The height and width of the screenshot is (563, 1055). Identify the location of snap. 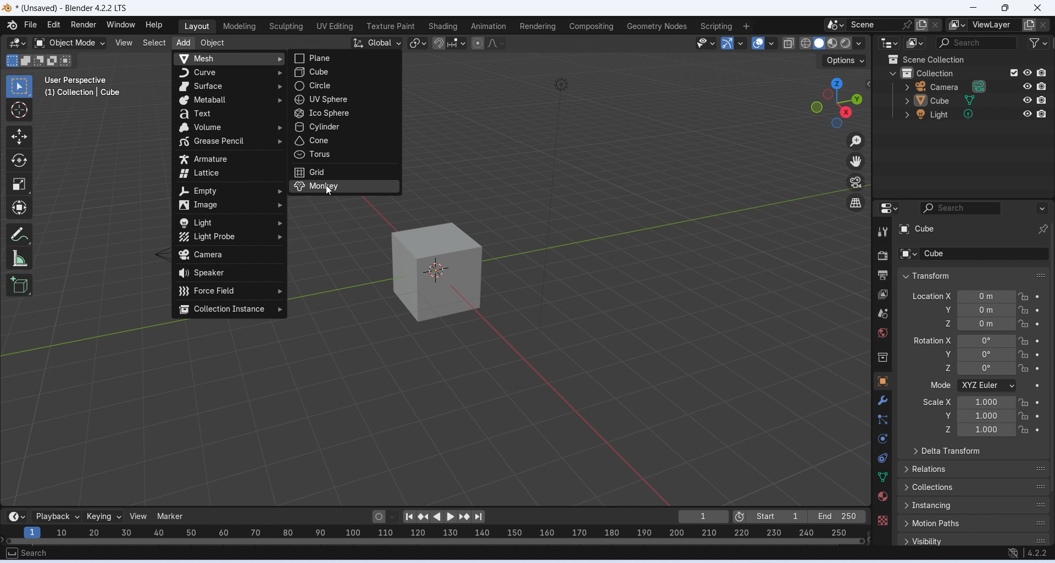
(438, 44).